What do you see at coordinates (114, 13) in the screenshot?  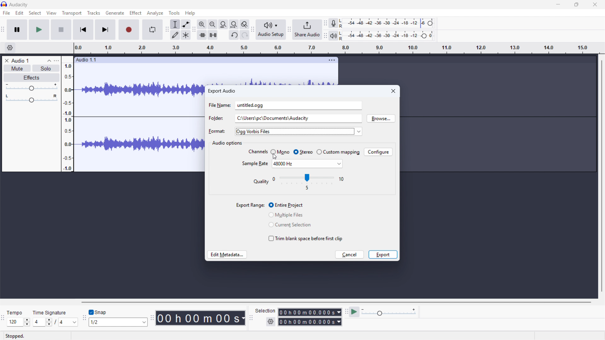 I see `Generate ` at bounding box center [114, 13].